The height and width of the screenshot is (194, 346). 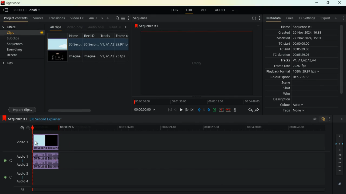 I want to click on cues, so click(x=289, y=19).